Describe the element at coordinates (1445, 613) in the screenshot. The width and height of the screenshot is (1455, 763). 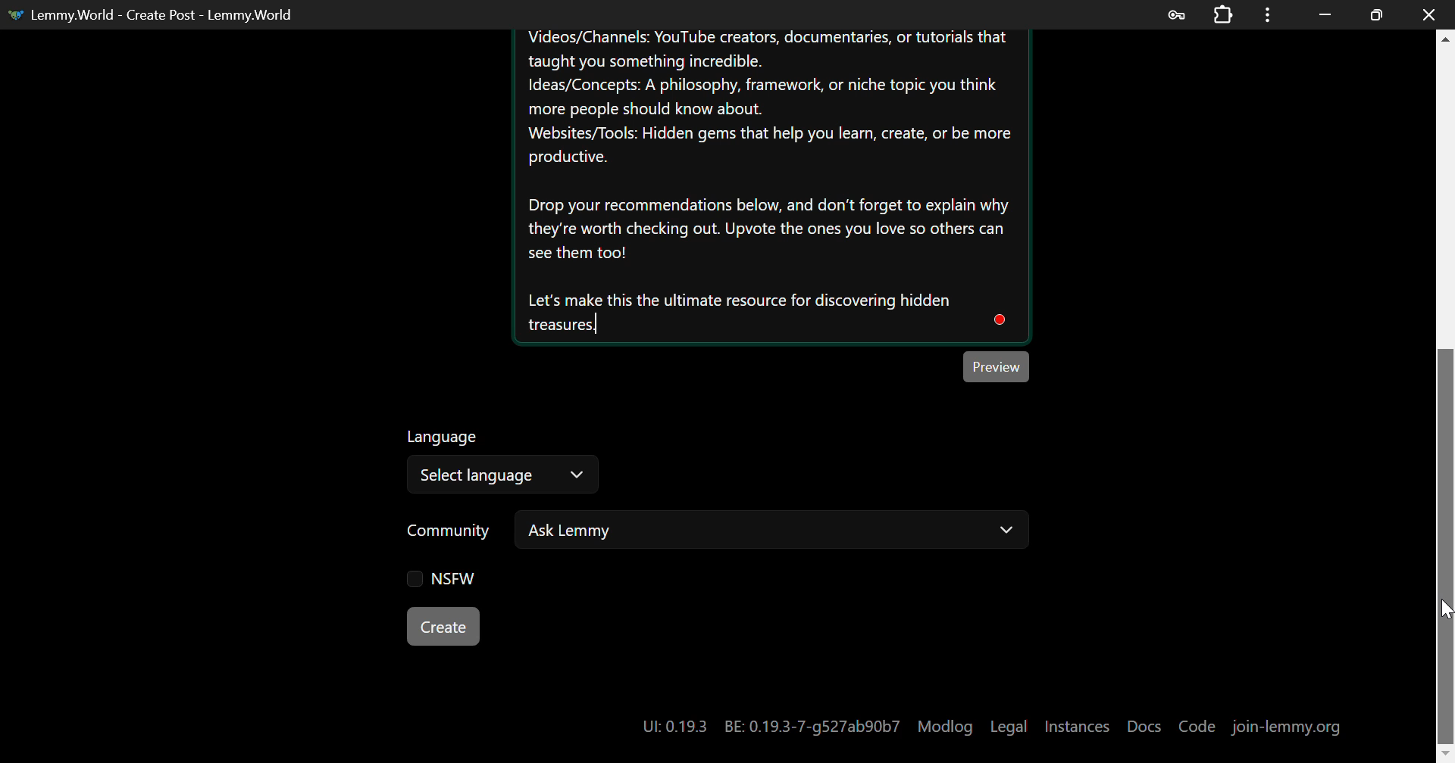
I see `DRAG_TO Cursor Position` at that location.